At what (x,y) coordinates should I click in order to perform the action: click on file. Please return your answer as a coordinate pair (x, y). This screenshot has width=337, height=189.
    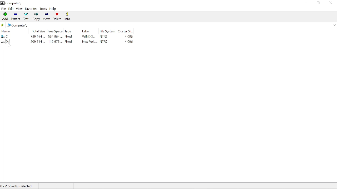
    Looking at the image, I should click on (4, 8).